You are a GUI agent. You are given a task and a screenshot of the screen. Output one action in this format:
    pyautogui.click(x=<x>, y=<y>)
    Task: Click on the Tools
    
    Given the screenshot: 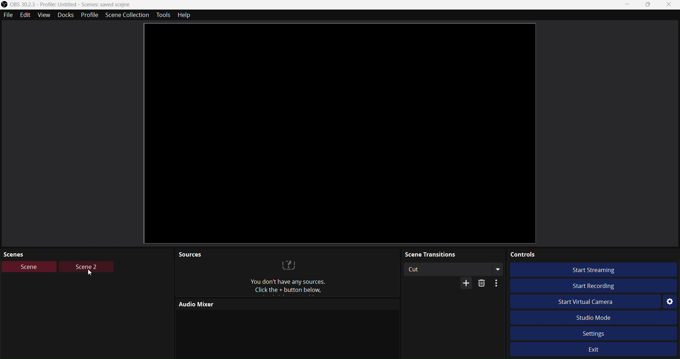 What is the action you would take?
    pyautogui.click(x=163, y=15)
    